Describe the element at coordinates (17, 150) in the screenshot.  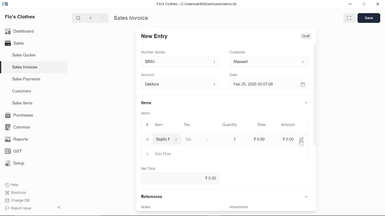
I see `GST` at that location.